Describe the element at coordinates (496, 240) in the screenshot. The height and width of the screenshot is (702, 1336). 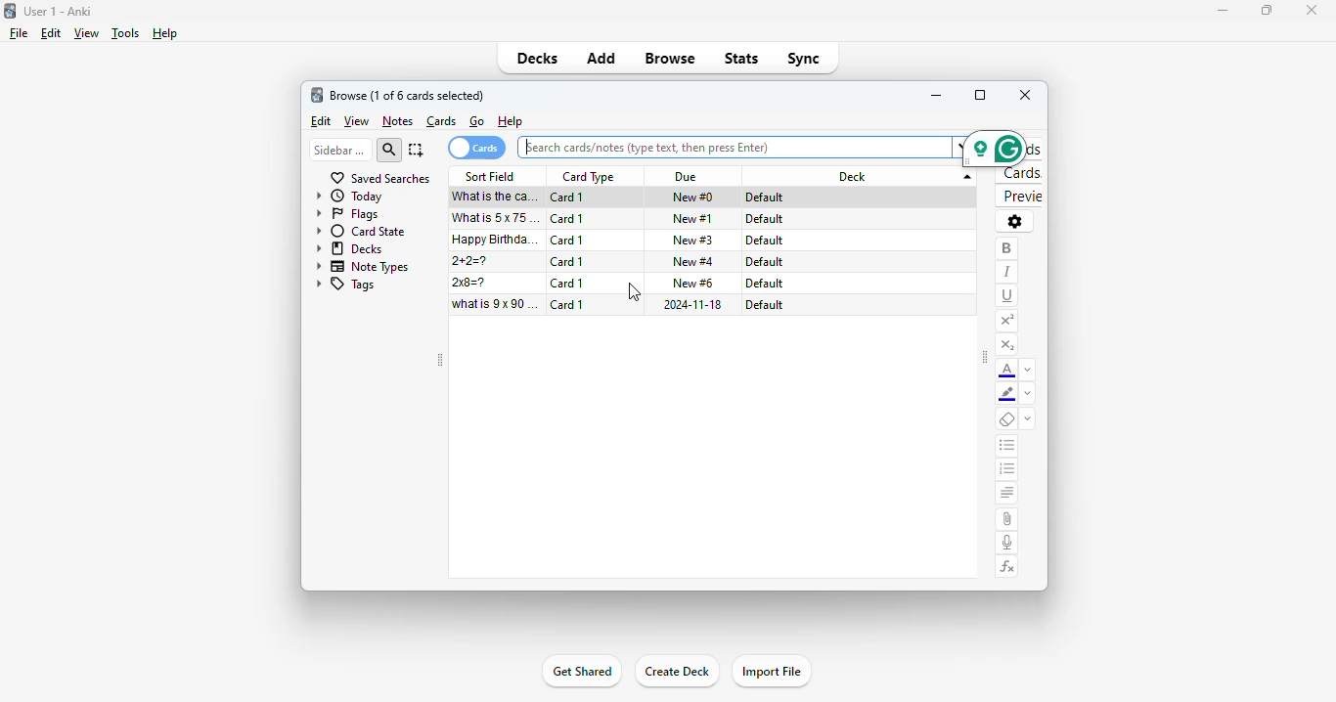
I see `happy birthday song!!!.mp3` at that location.